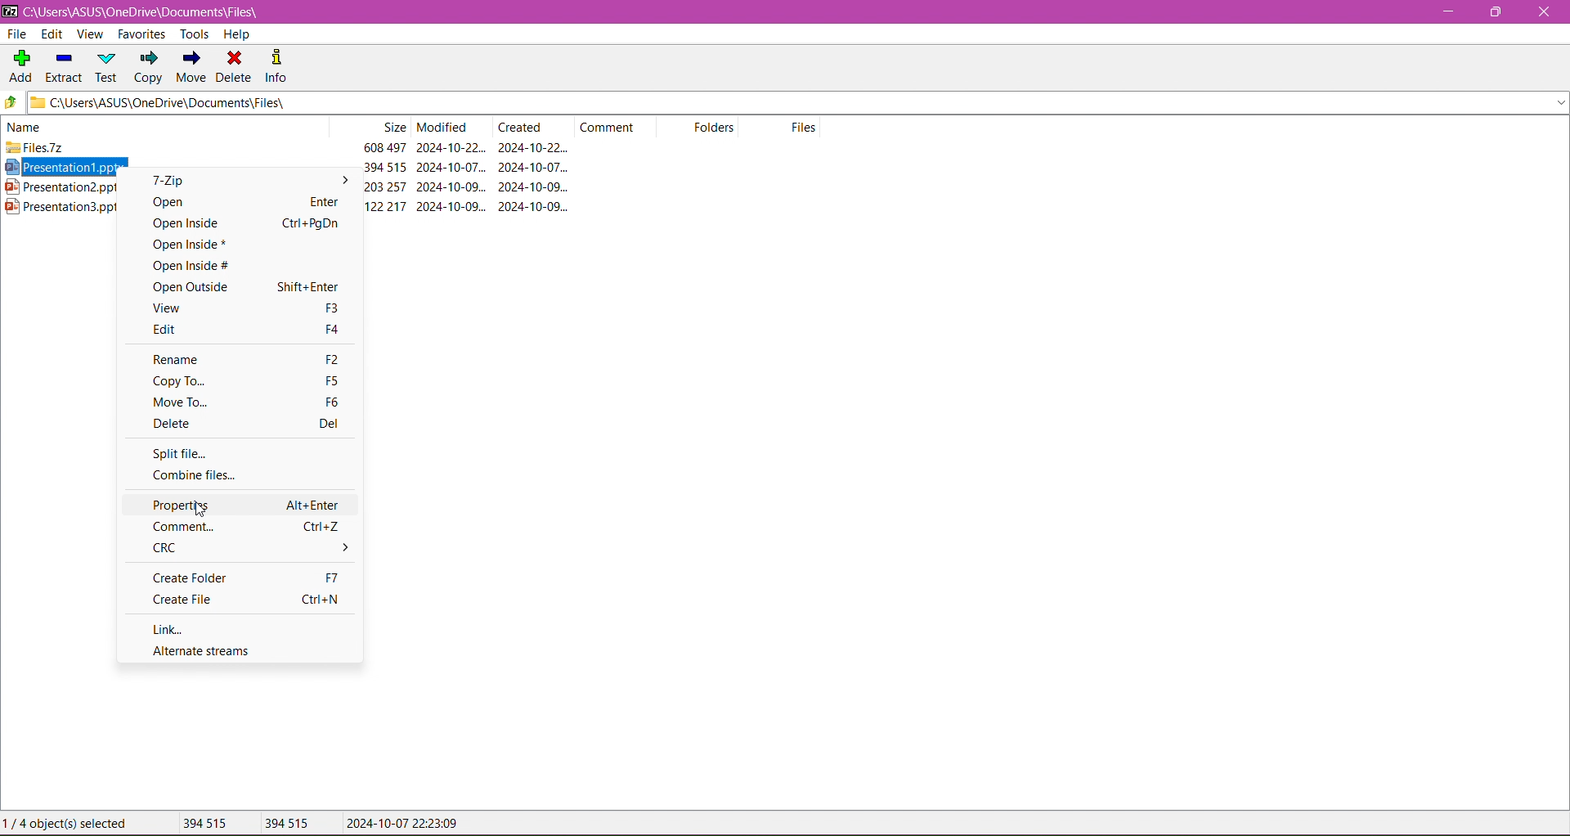 The height and width of the screenshot is (836, 1570). What do you see at coordinates (194, 67) in the screenshot?
I see `Move` at bounding box center [194, 67].